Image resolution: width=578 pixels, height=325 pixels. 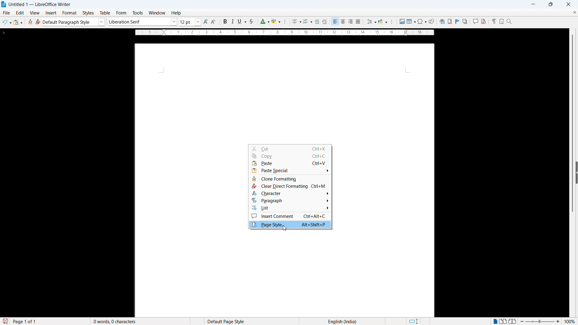 I want to click on save , so click(x=5, y=321).